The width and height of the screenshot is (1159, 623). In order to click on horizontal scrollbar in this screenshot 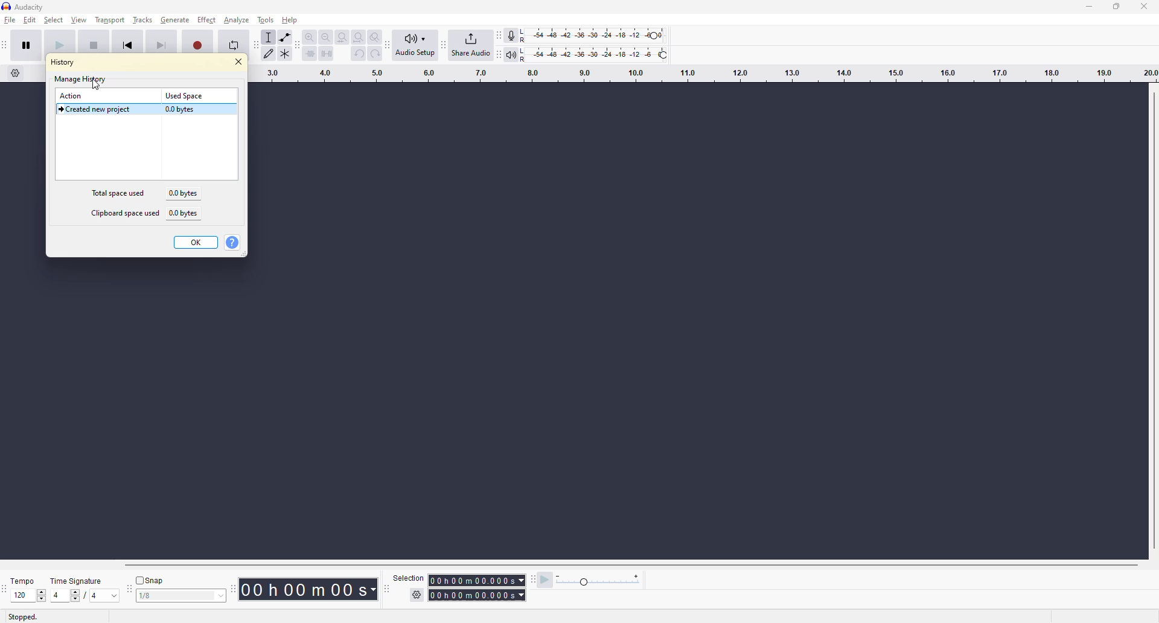, I will do `click(636, 565)`.